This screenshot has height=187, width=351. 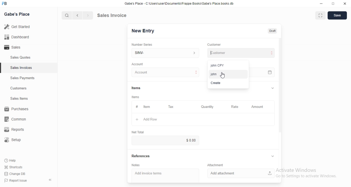 What do you see at coordinates (222, 75) in the screenshot?
I see `cursor` at bounding box center [222, 75].